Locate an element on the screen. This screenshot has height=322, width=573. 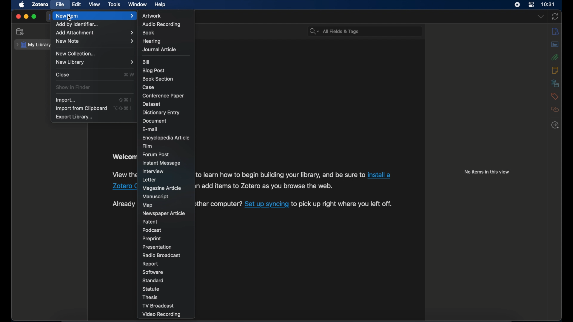
newspaper article is located at coordinates (164, 213).